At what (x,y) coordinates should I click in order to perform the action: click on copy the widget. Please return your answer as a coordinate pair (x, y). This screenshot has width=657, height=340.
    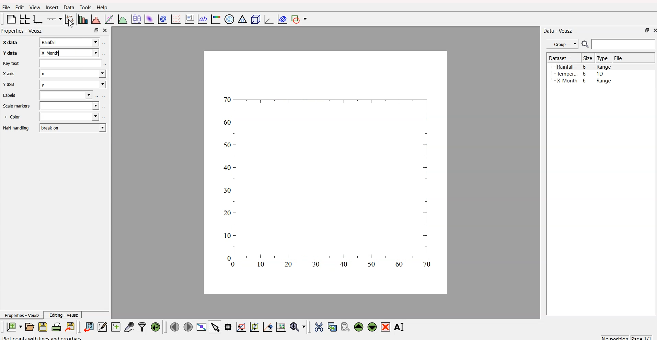
    Looking at the image, I should click on (332, 326).